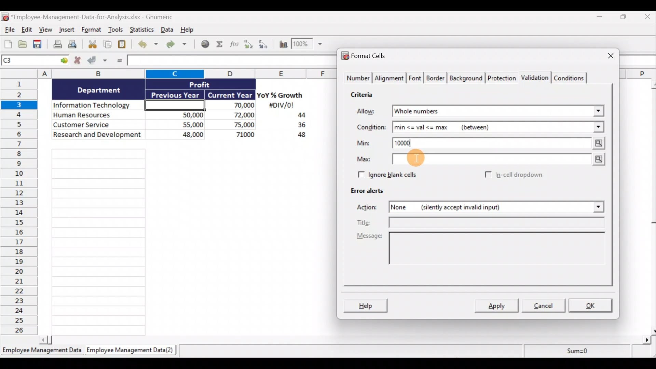 The image size is (656, 369). I want to click on Validation, so click(536, 77).